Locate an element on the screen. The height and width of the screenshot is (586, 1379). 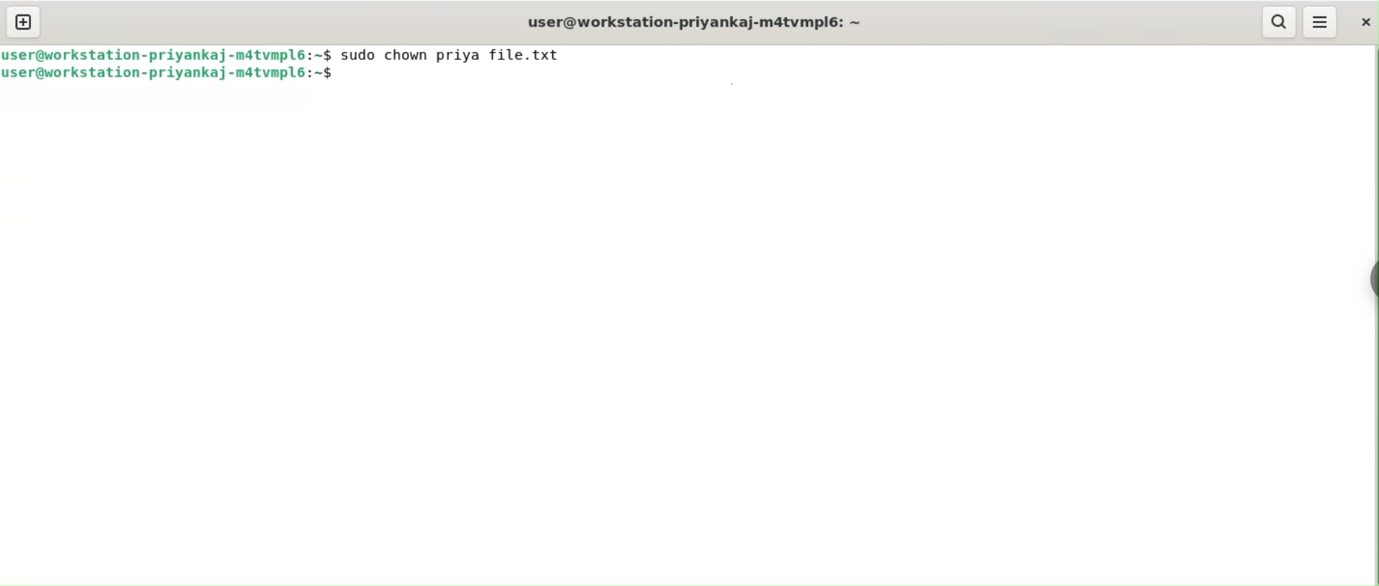
close is located at coordinates (1362, 22).